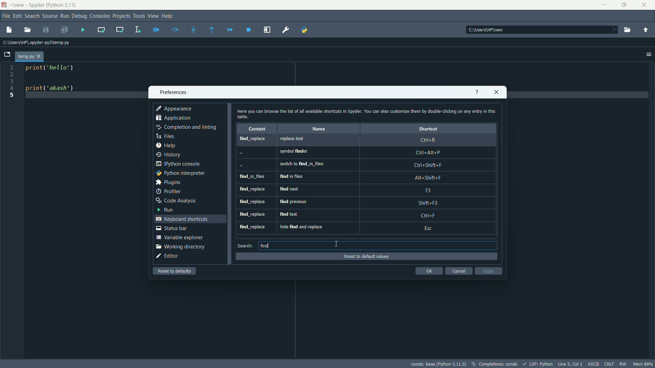 The image size is (655, 368). I want to click on ASII, so click(593, 364).